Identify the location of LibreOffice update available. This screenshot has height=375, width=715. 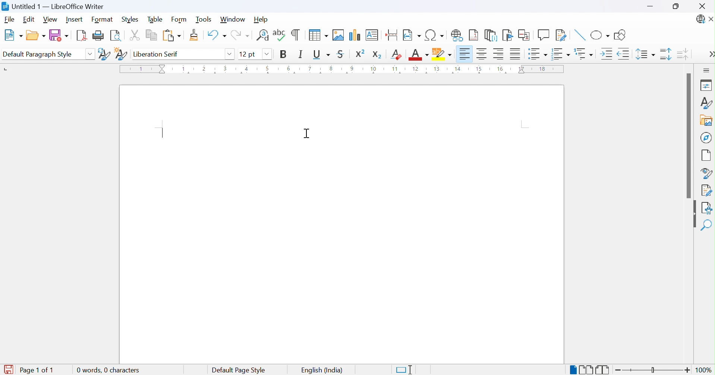
(701, 19).